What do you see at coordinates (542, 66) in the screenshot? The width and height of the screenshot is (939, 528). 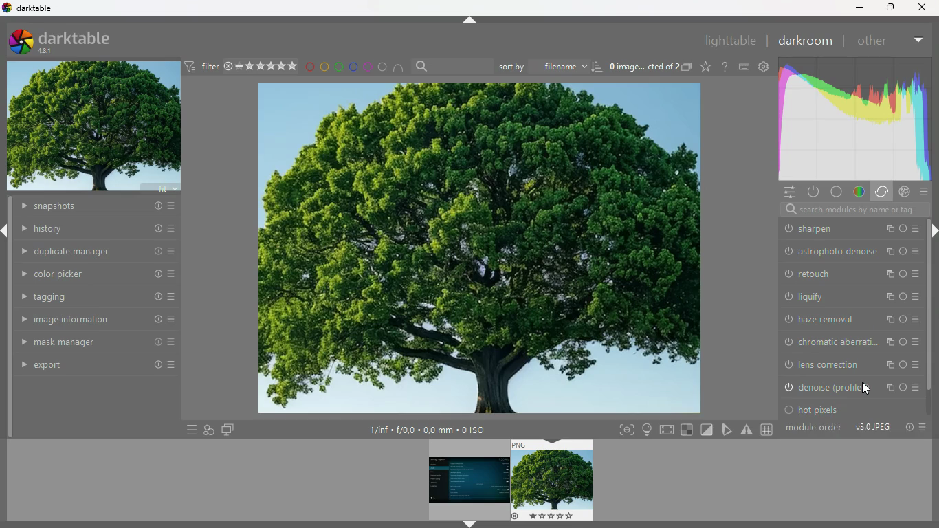 I see `sort by filename` at bounding box center [542, 66].